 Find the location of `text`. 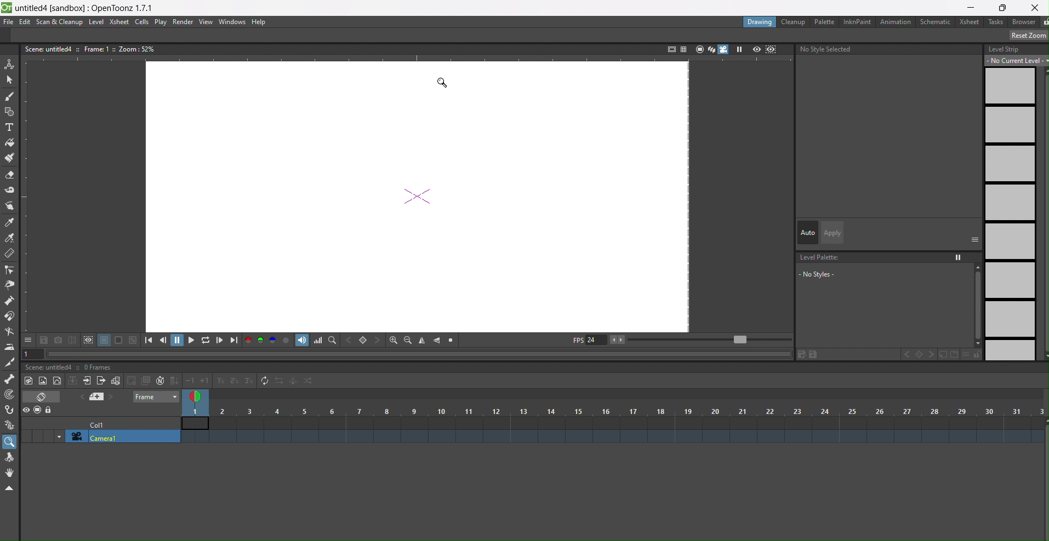

text is located at coordinates (71, 367).